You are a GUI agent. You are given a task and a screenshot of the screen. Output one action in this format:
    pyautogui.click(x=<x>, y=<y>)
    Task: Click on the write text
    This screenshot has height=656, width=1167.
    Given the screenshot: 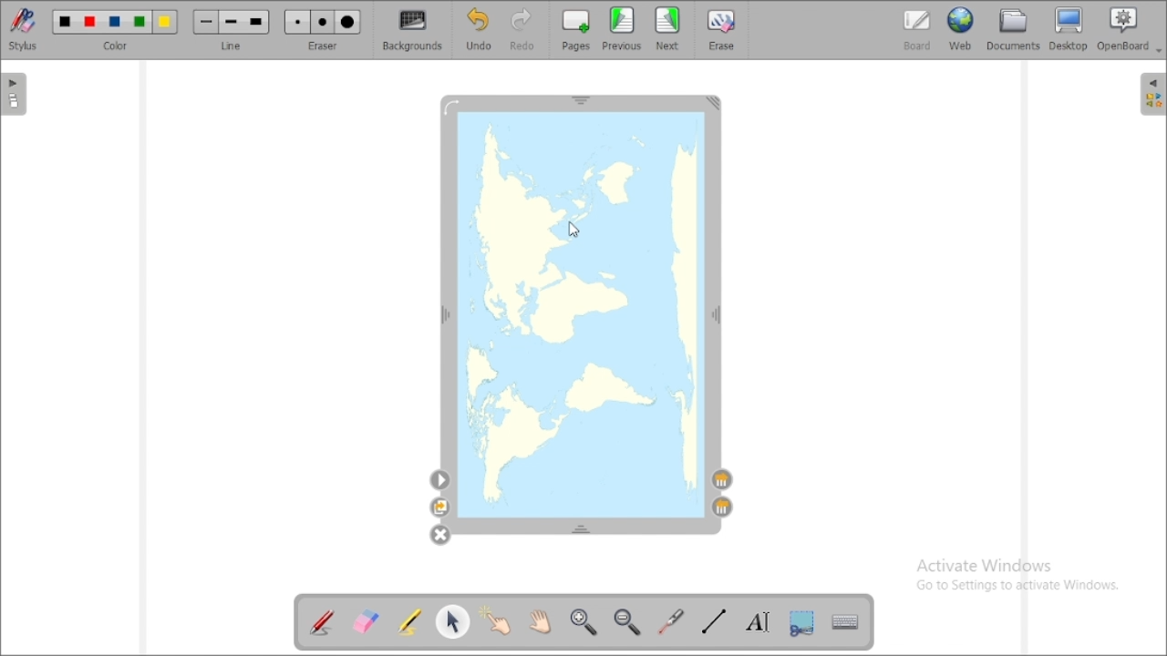 What is the action you would take?
    pyautogui.click(x=759, y=622)
    